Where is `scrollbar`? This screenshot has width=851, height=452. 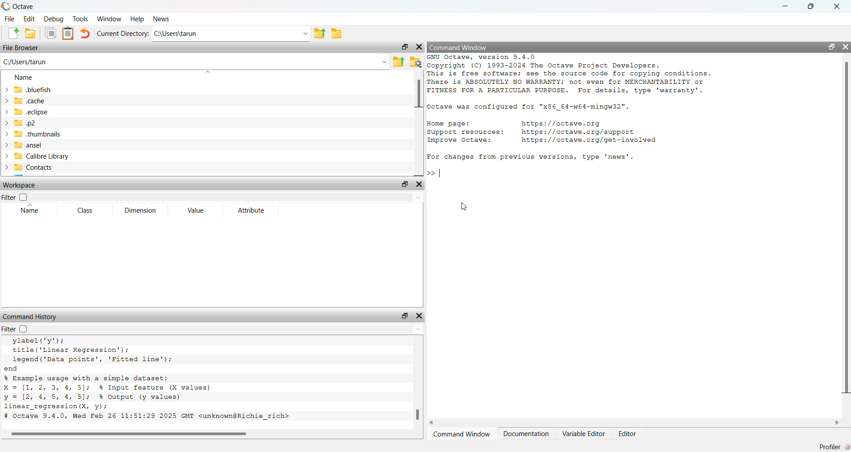 scrollbar is located at coordinates (419, 99).